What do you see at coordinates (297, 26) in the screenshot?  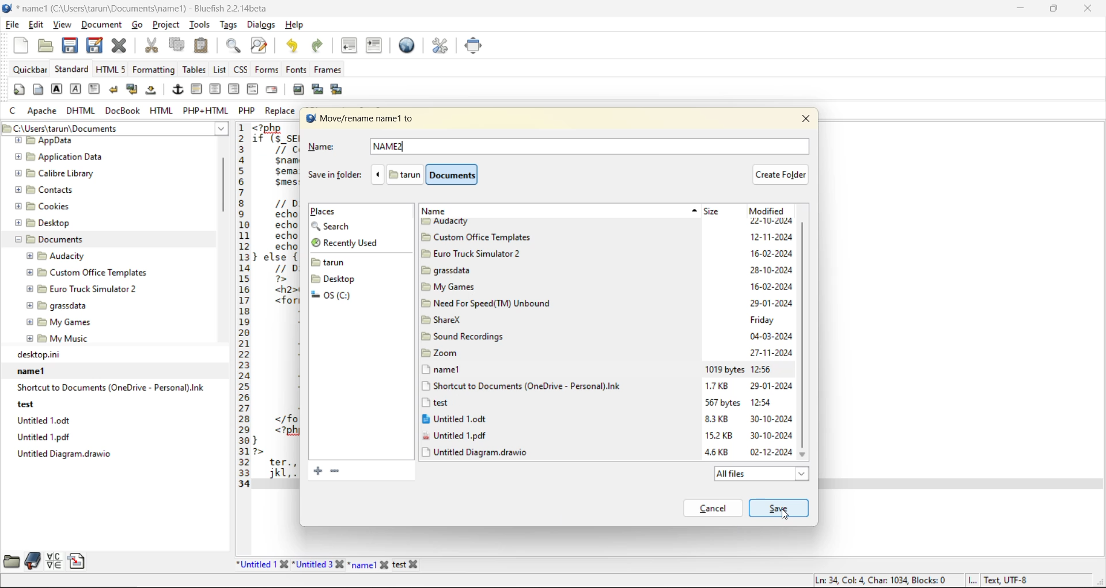 I see `help` at bounding box center [297, 26].